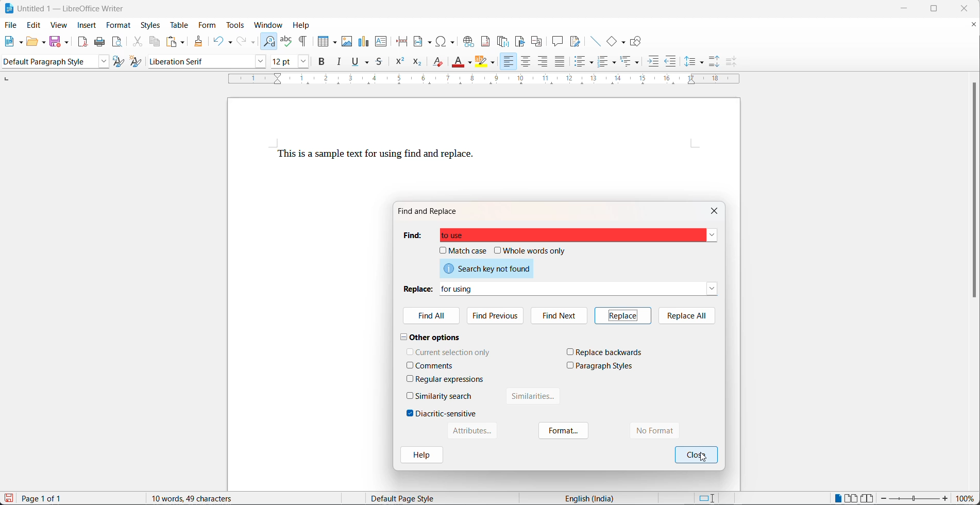  Describe the element at coordinates (11, 44) in the screenshot. I see `new file` at that location.